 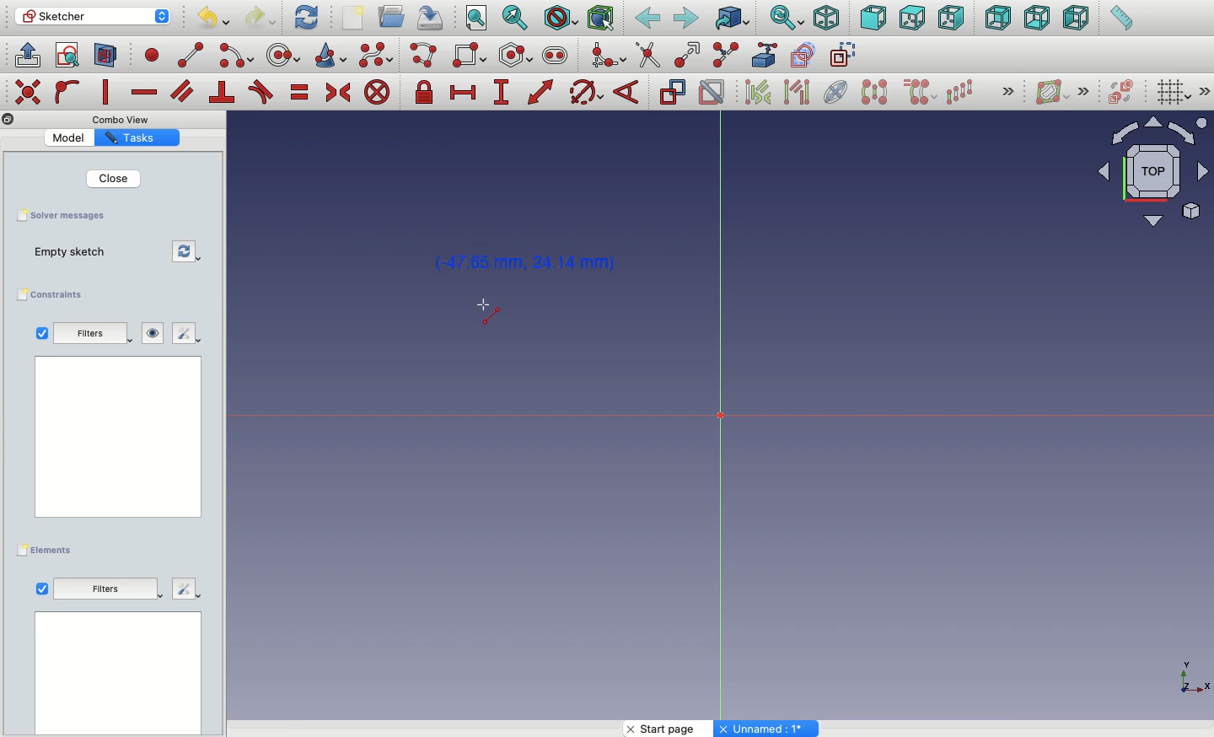 What do you see at coordinates (910, 19) in the screenshot?
I see `Top` at bounding box center [910, 19].